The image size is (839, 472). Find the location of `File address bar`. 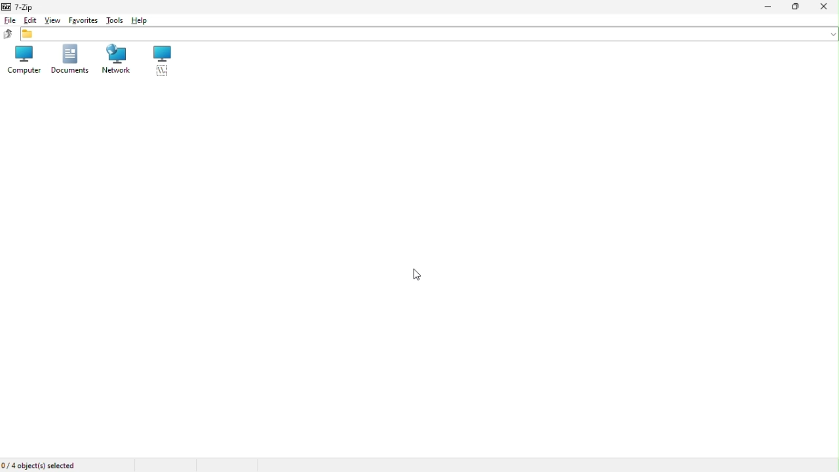

File address bar is located at coordinates (428, 33).